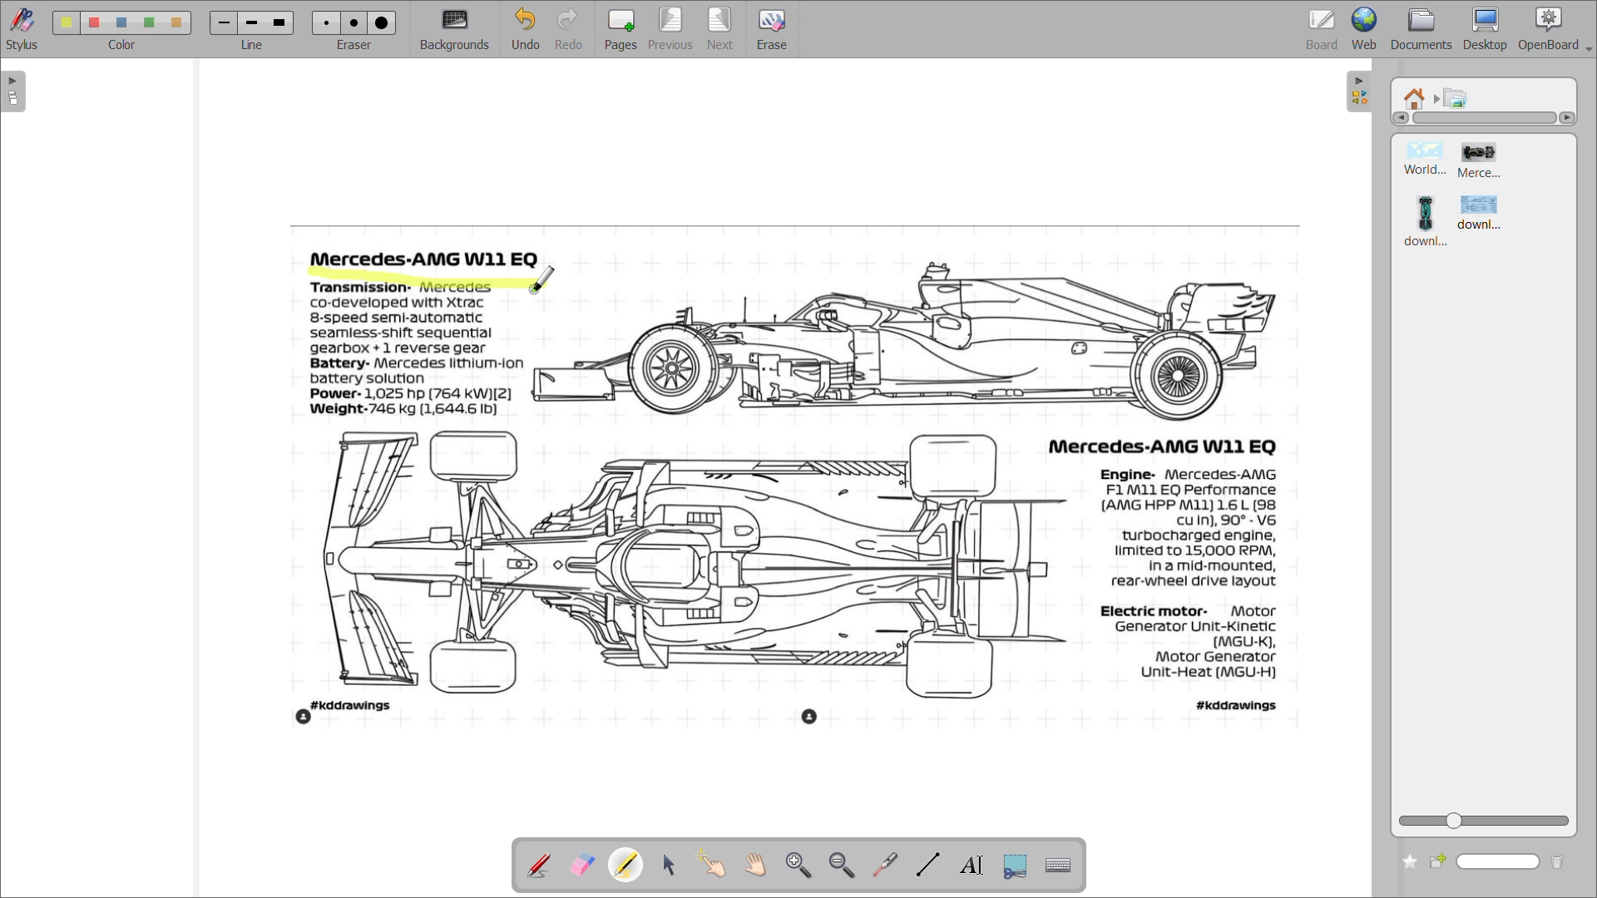  What do you see at coordinates (1014, 864) in the screenshot?
I see `capture part of screen` at bounding box center [1014, 864].